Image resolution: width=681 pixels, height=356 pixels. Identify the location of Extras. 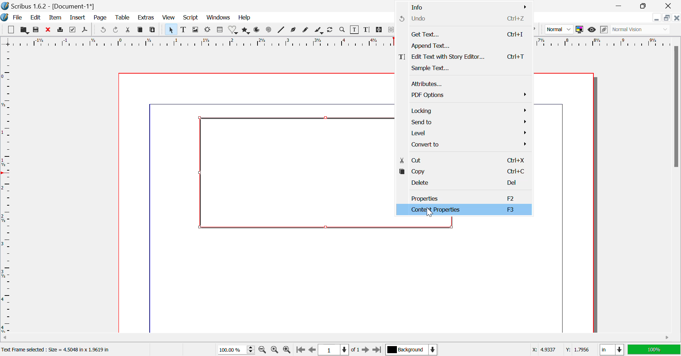
(145, 18).